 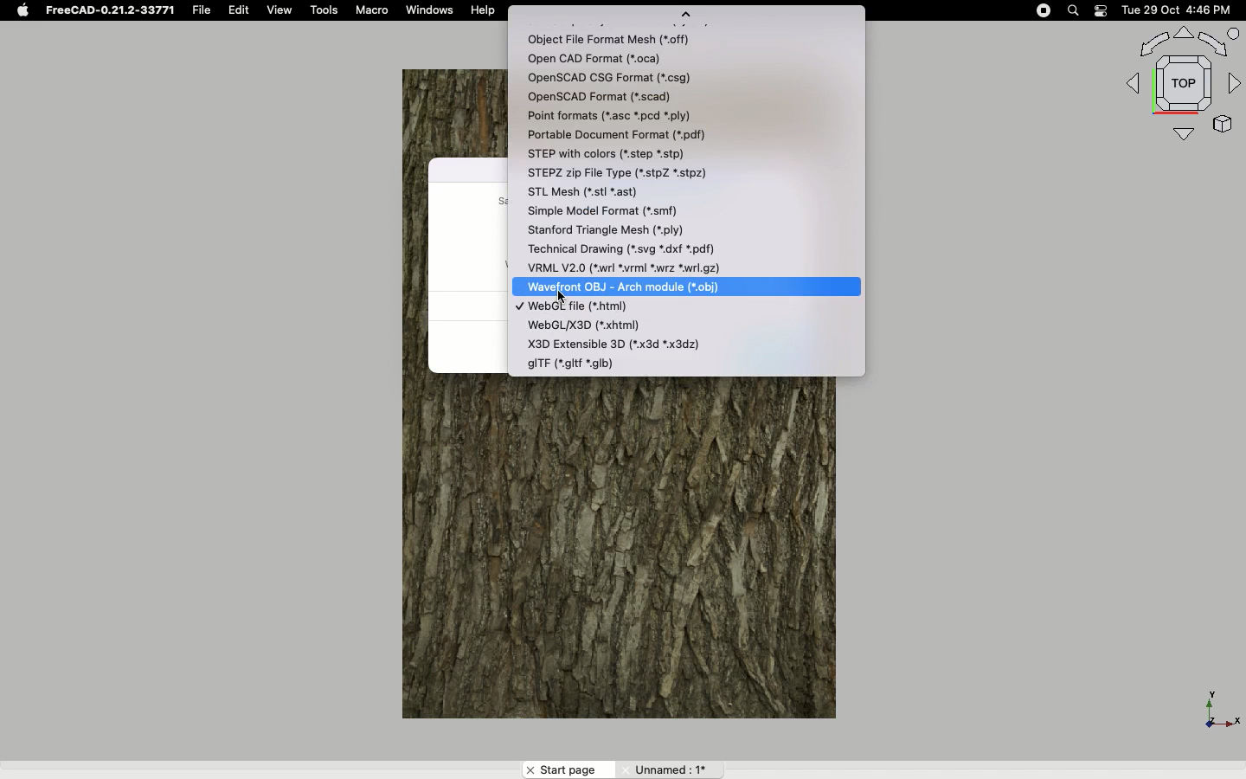 I want to click on Current, so click(x=517, y=306).